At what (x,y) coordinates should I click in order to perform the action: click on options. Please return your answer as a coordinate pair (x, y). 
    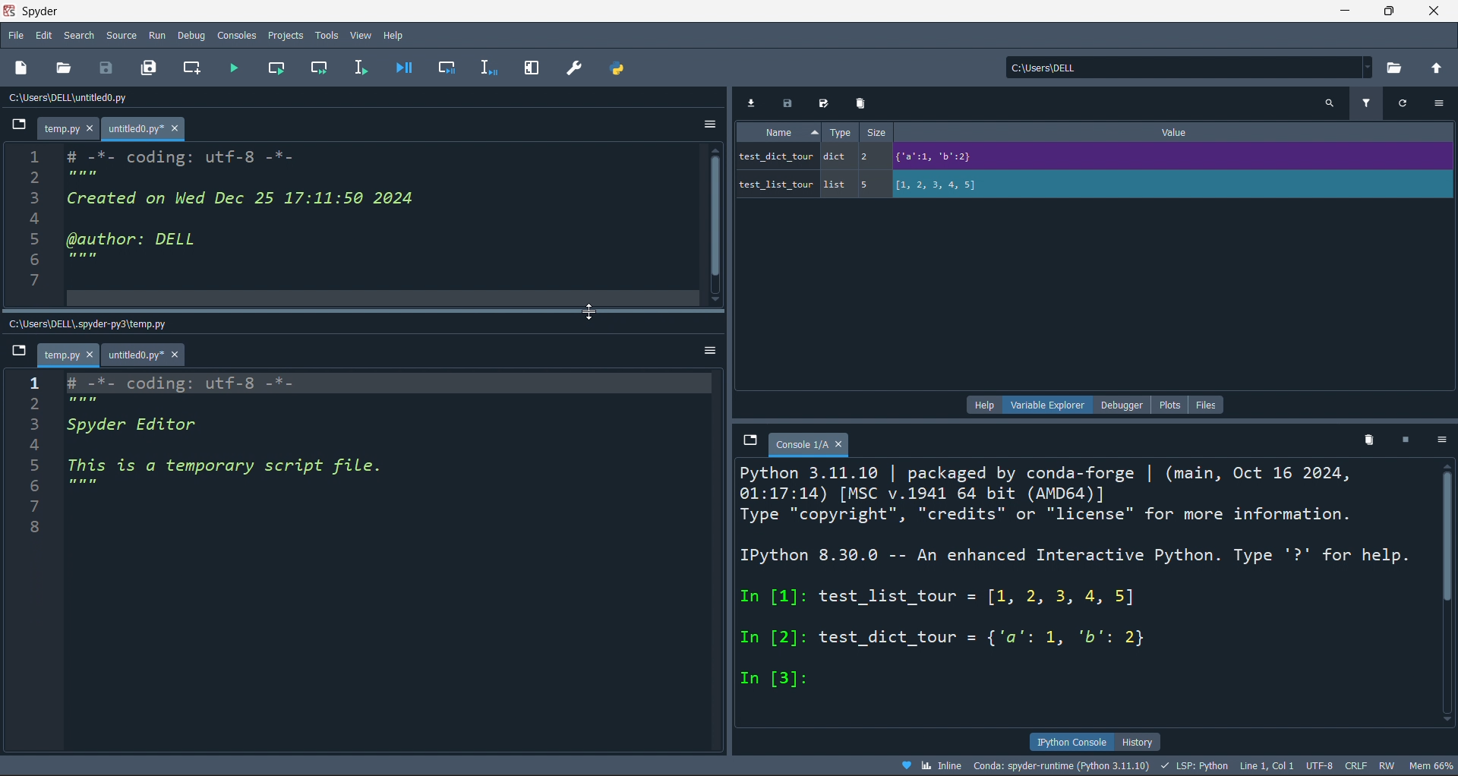
    Looking at the image, I should click on (708, 350).